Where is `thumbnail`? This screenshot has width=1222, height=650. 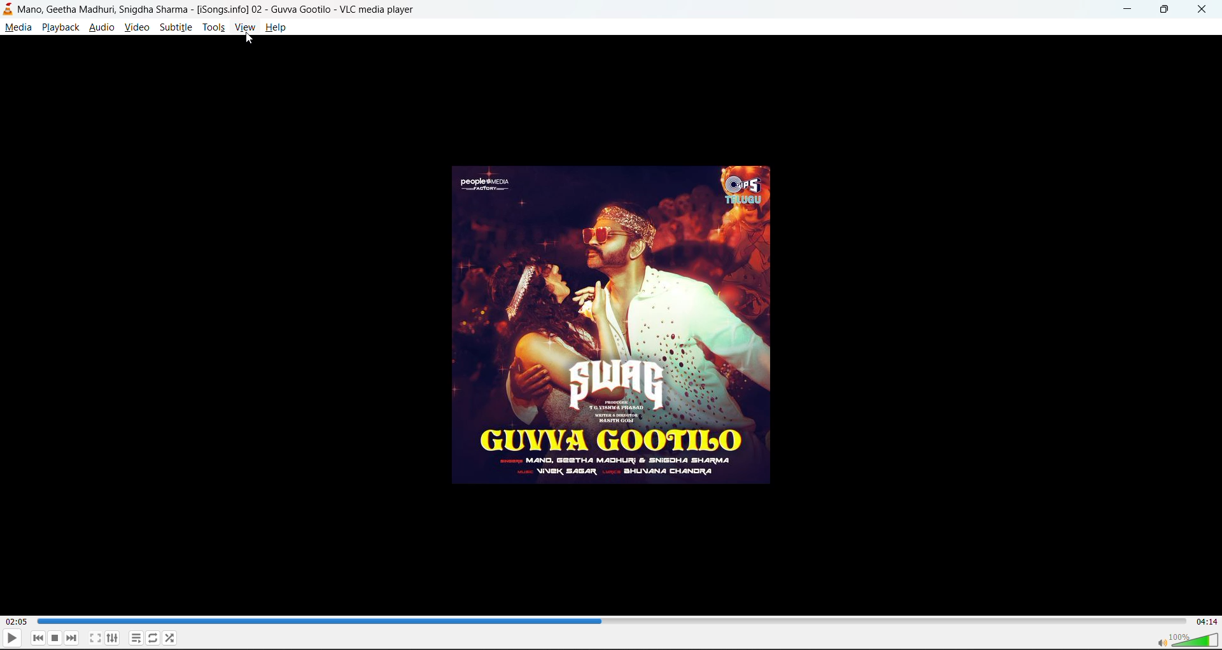 thumbnail is located at coordinates (615, 328).